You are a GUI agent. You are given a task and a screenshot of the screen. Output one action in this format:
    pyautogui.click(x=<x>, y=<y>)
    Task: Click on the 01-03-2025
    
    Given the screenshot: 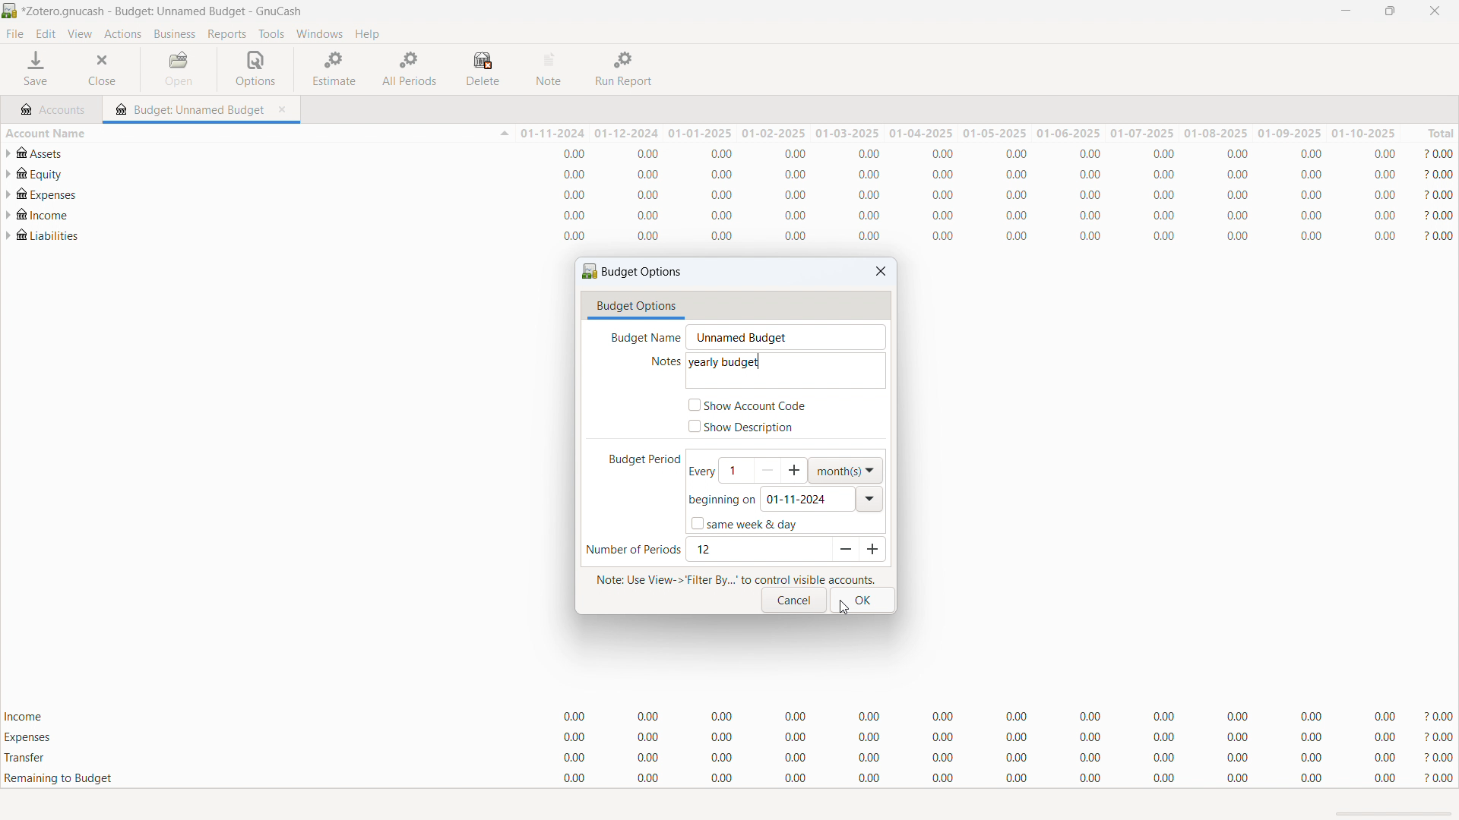 What is the action you would take?
    pyautogui.click(x=846, y=132)
    